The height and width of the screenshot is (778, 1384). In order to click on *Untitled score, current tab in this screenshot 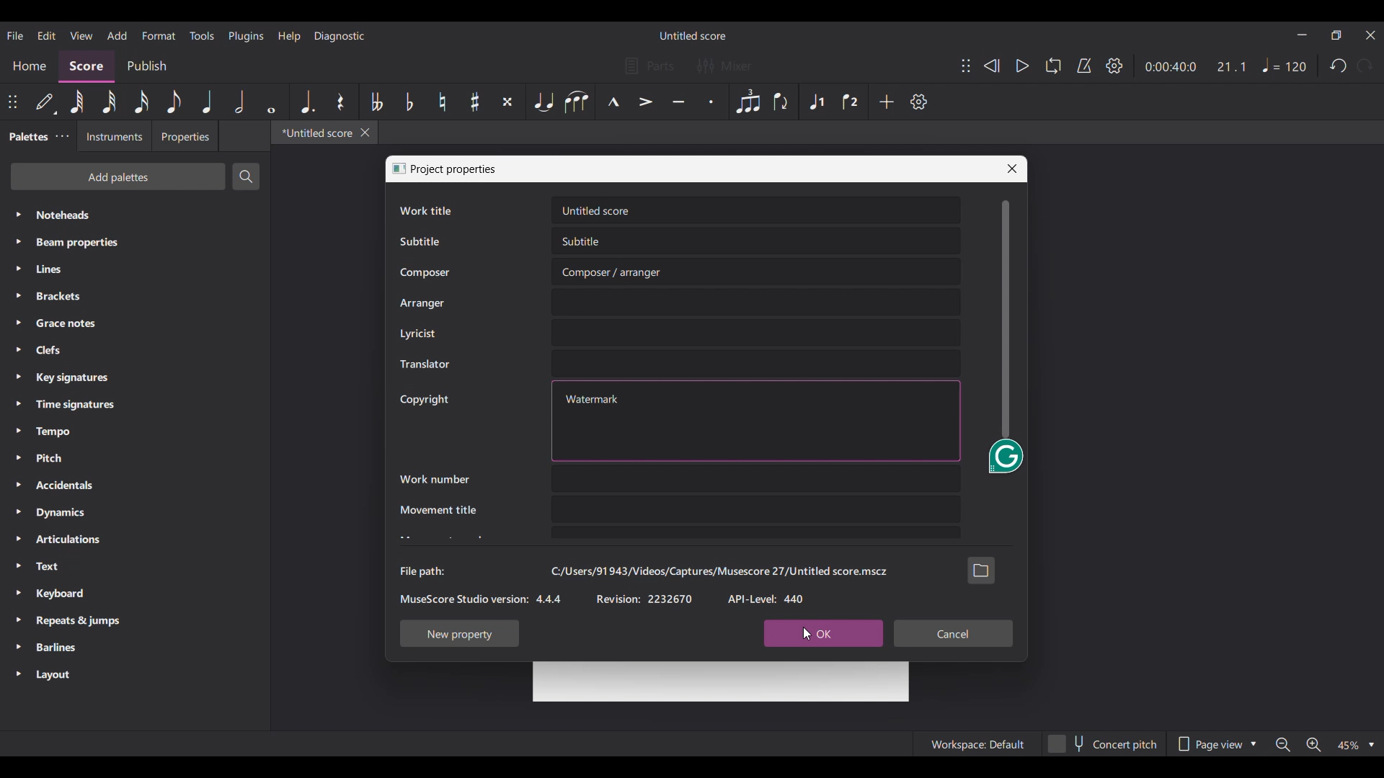, I will do `click(314, 133)`.